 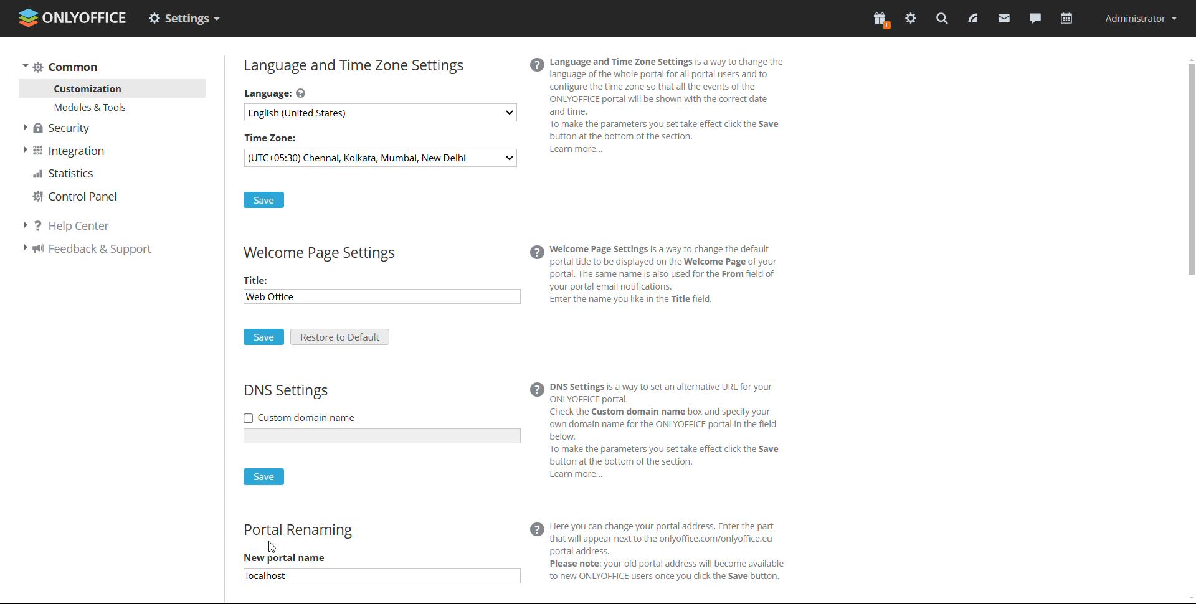 What do you see at coordinates (263, 337) in the screenshot?
I see `save` at bounding box center [263, 337].